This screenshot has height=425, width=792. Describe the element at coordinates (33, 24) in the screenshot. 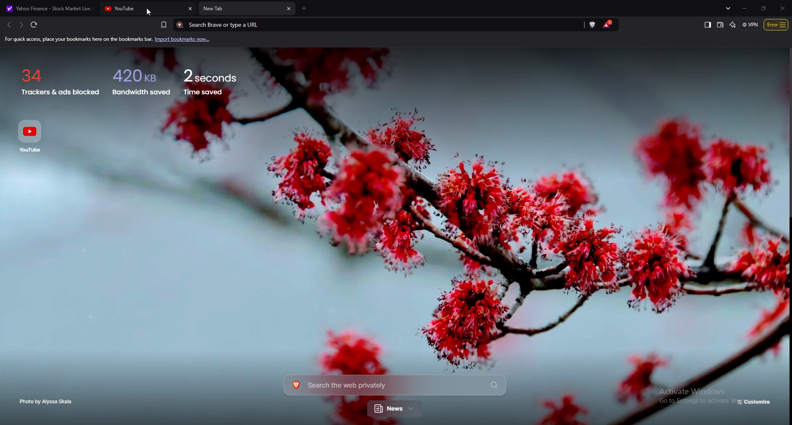

I see `reload` at that location.